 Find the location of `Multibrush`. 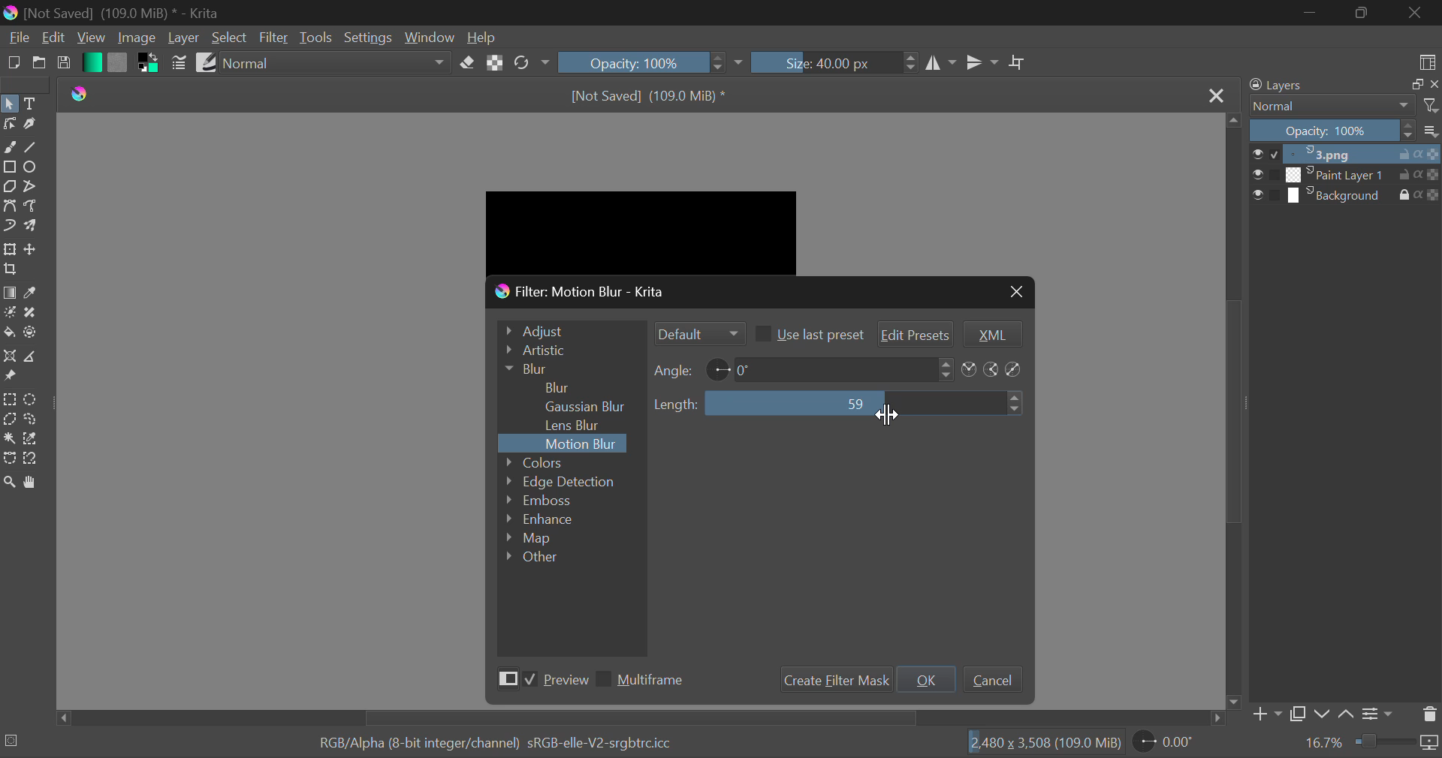

Multibrush is located at coordinates (33, 227).